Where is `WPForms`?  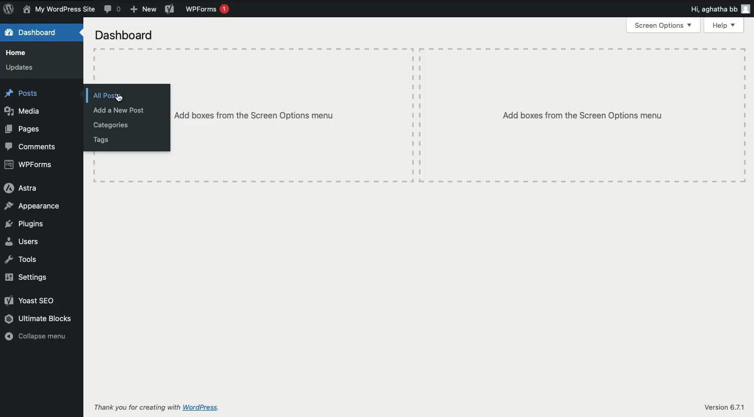
WPForms is located at coordinates (207, 10).